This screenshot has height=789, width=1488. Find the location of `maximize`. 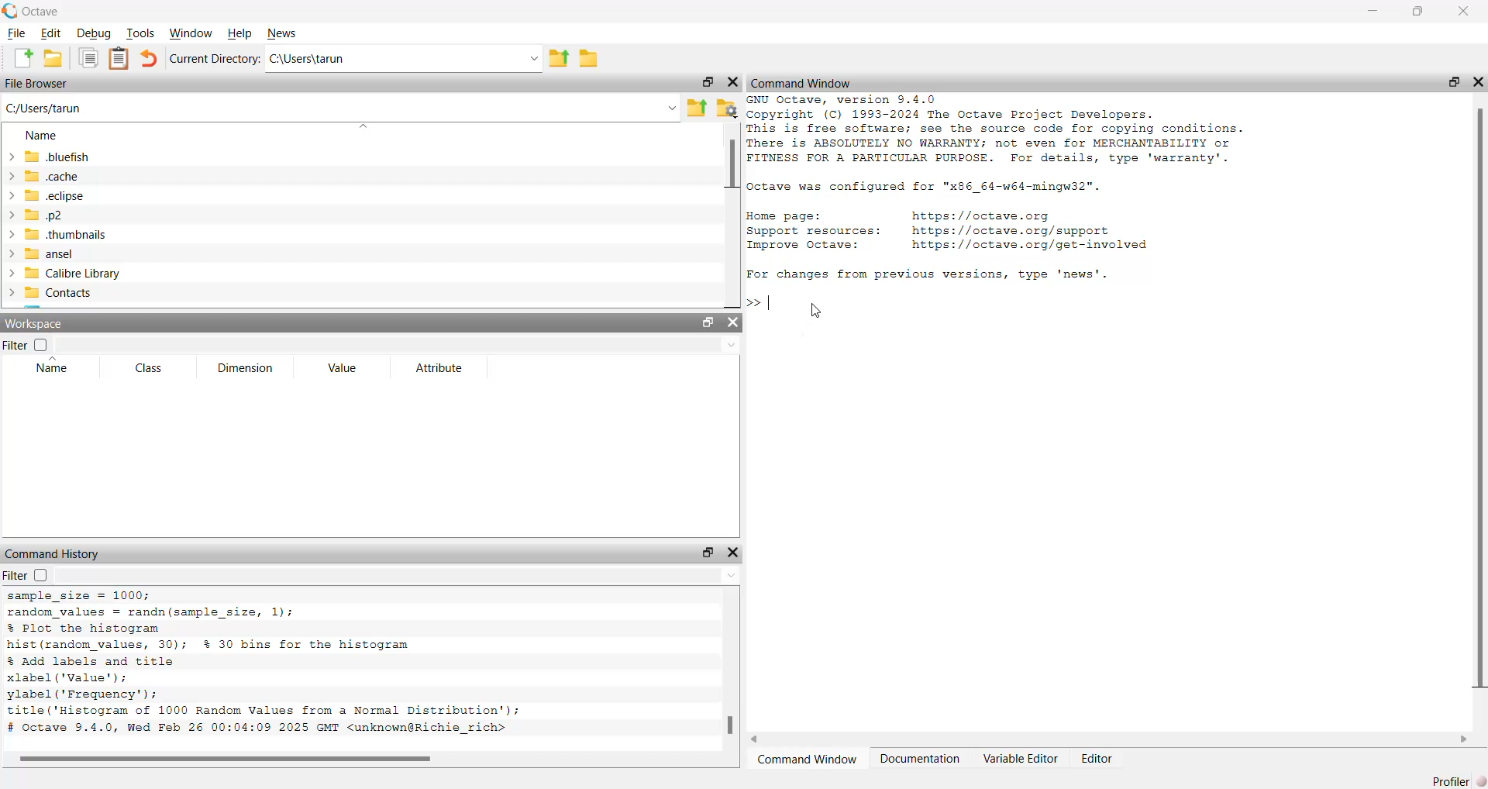

maximize is located at coordinates (1418, 11).